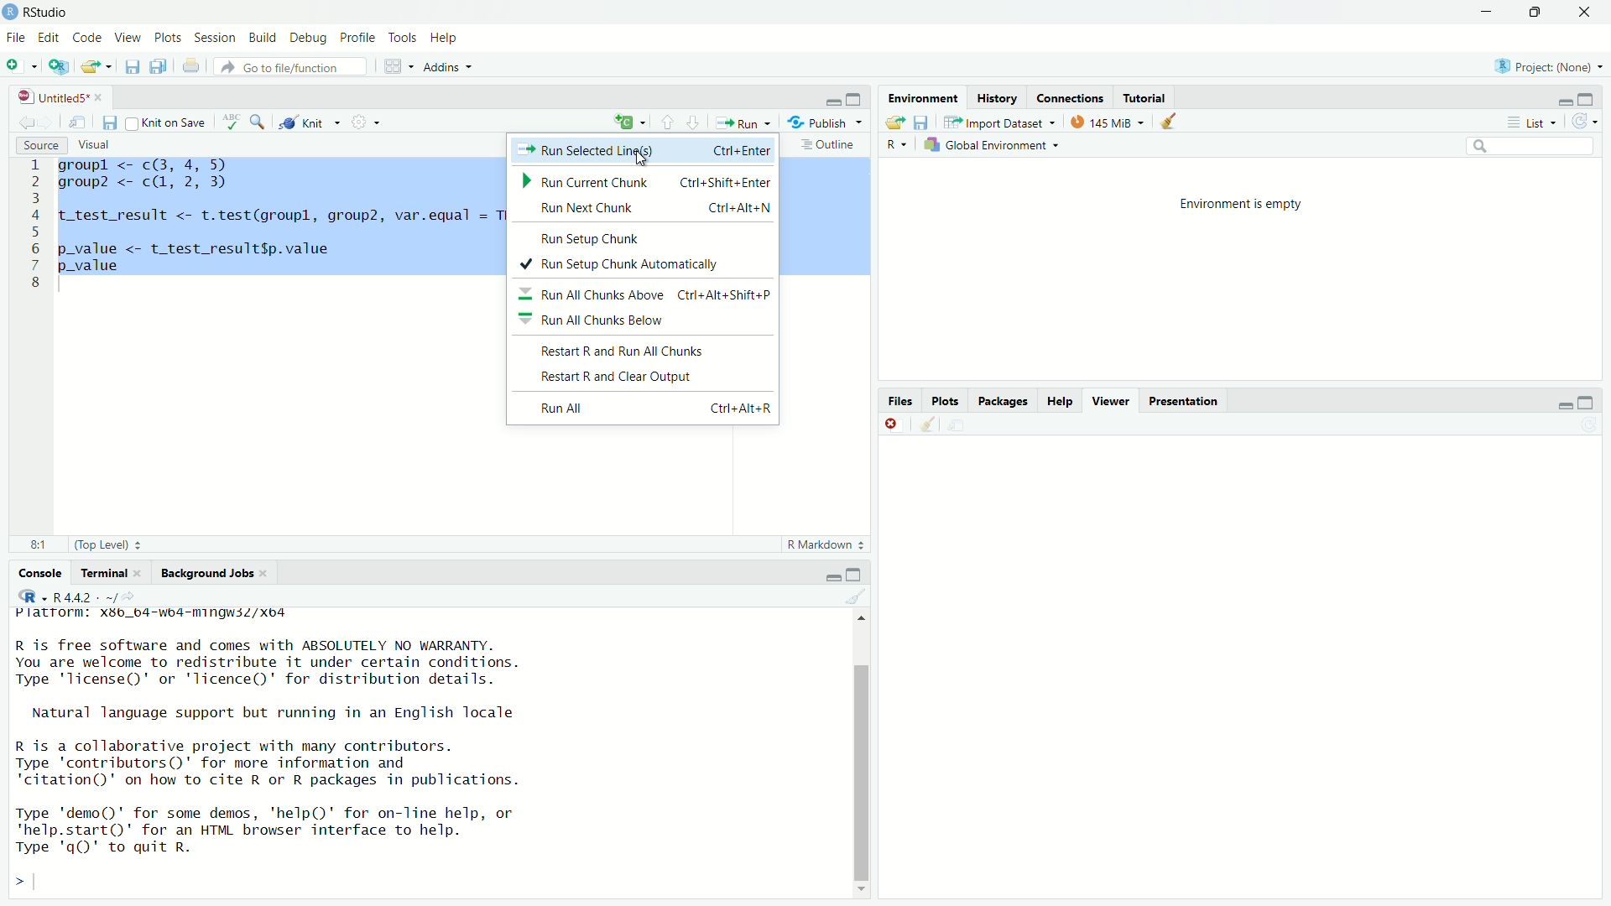  I want to click on code line, so click(34, 223).